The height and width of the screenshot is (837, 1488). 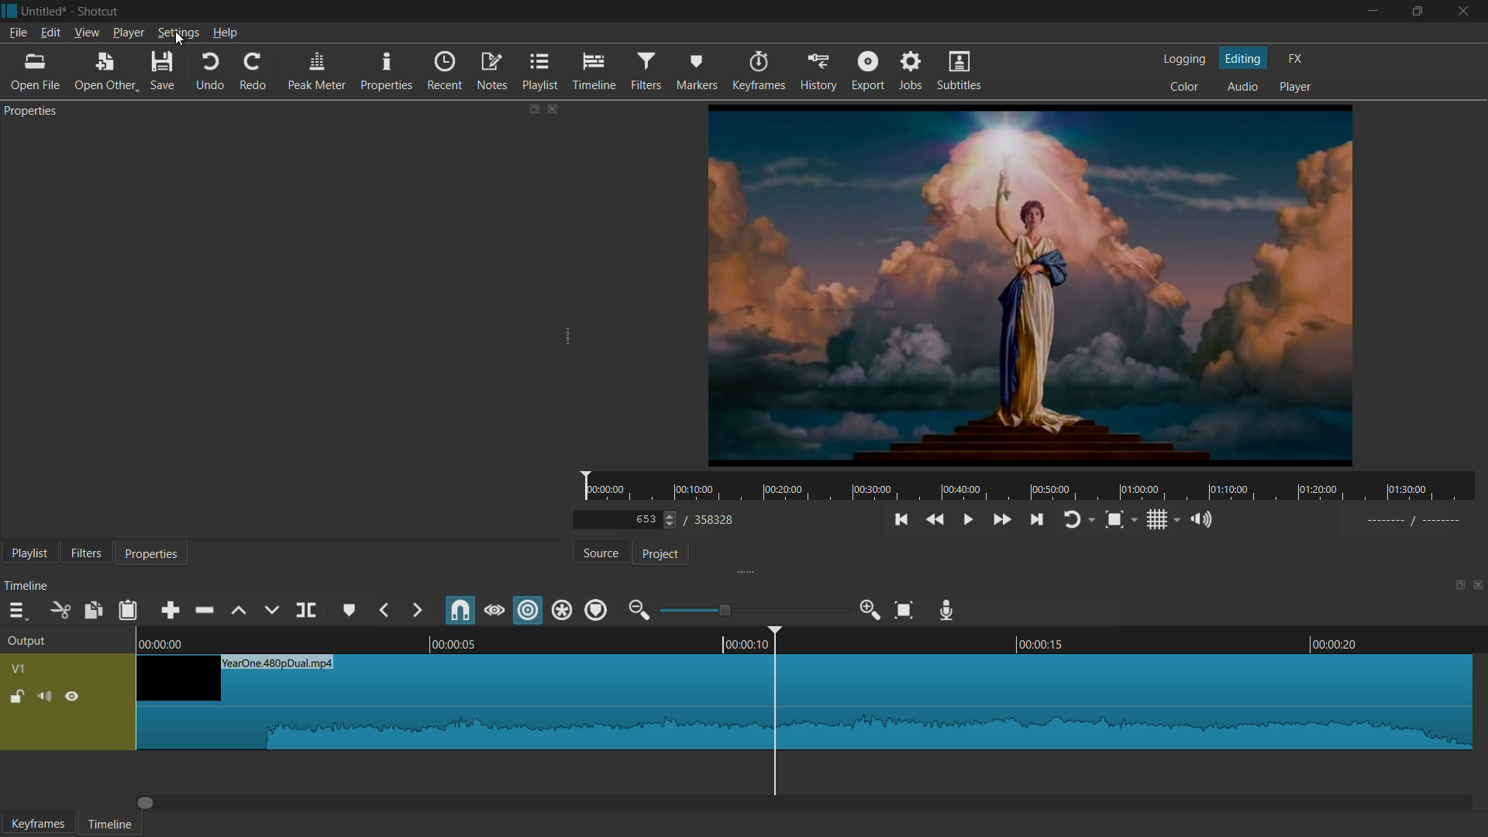 I want to click on next marker, so click(x=415, y=610).